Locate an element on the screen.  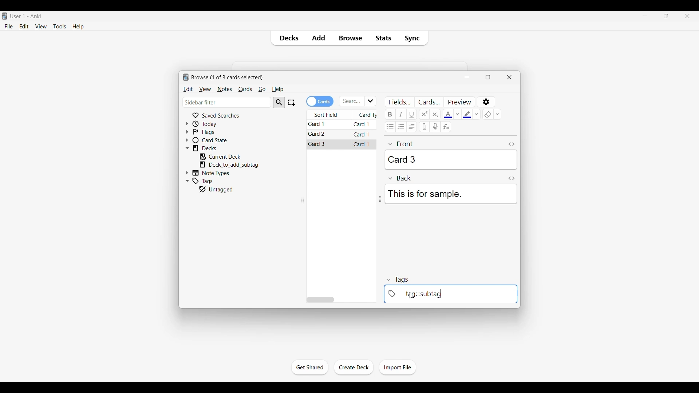
Click to collapse Tags is located at coordinates (187, 181).